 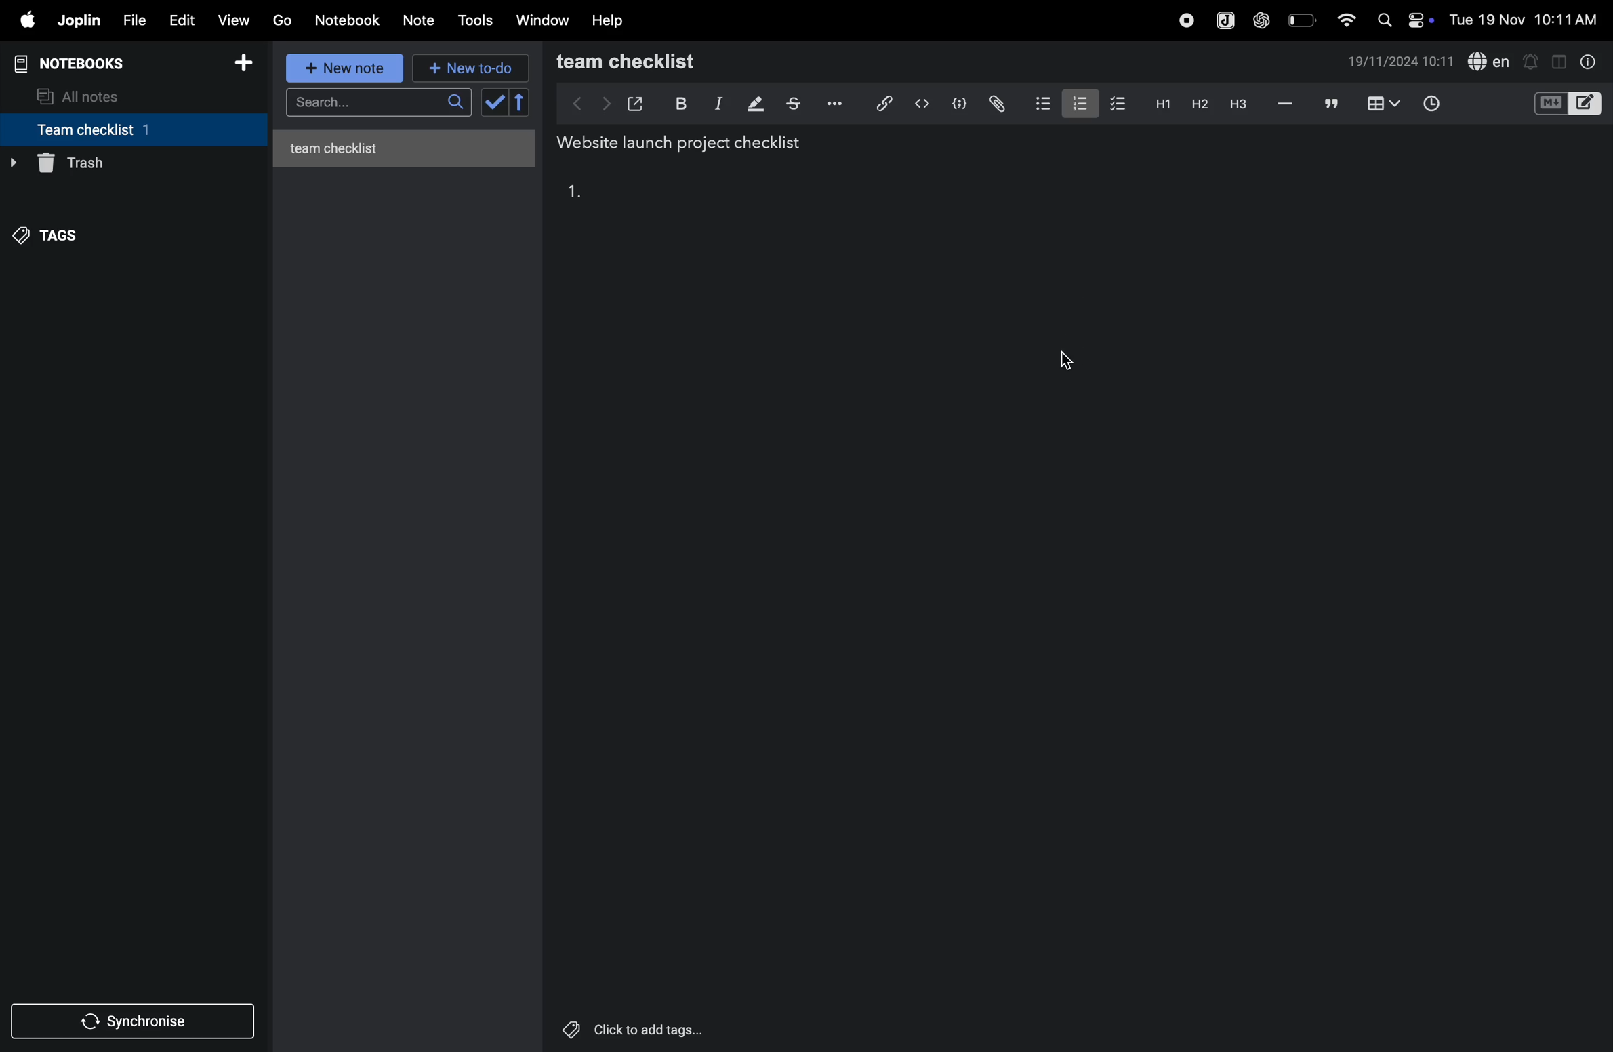 I want to click on new note, so click(x=346, y=69).